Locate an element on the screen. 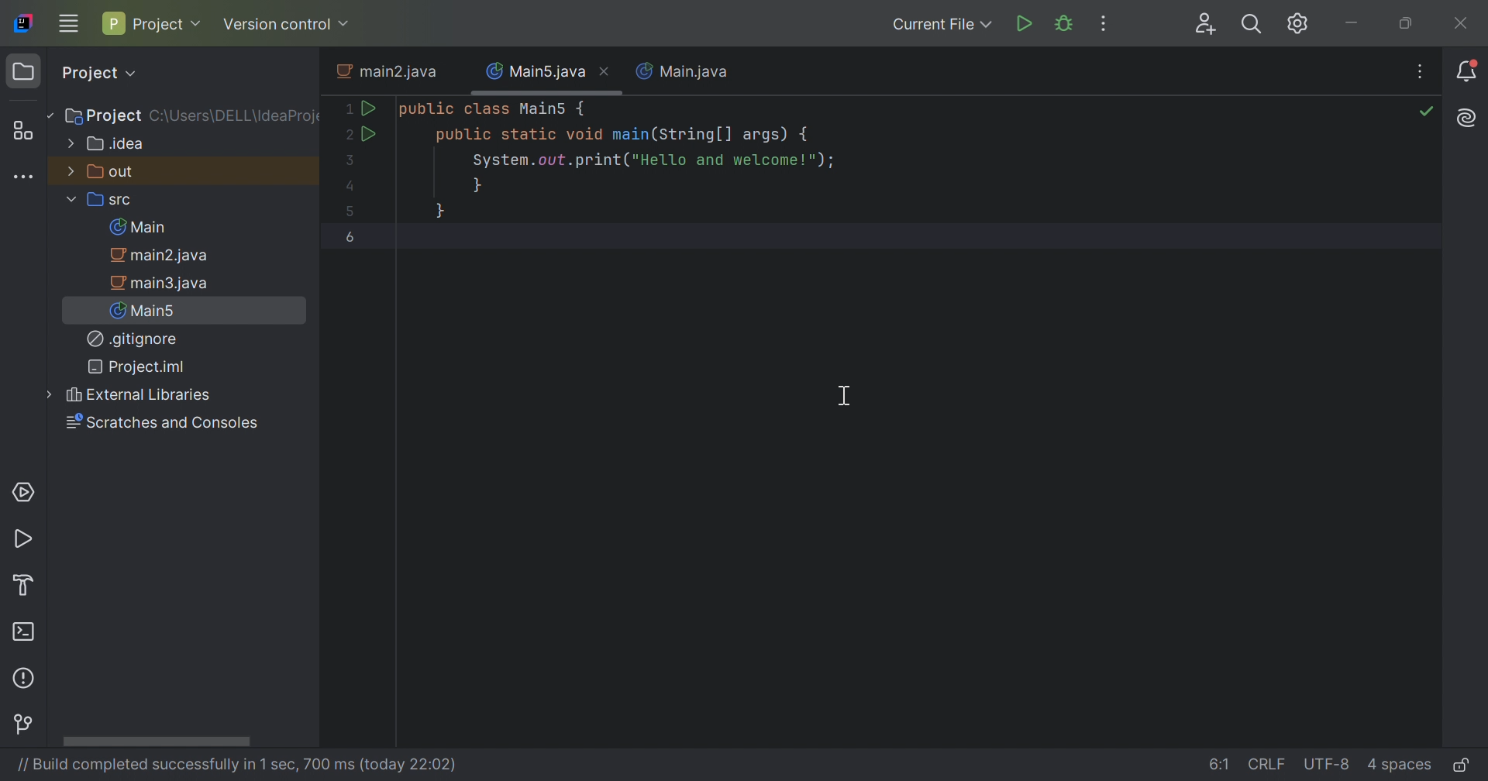 This screenshot has width=1488, height=781. Project is located at coordinates (102, 117).